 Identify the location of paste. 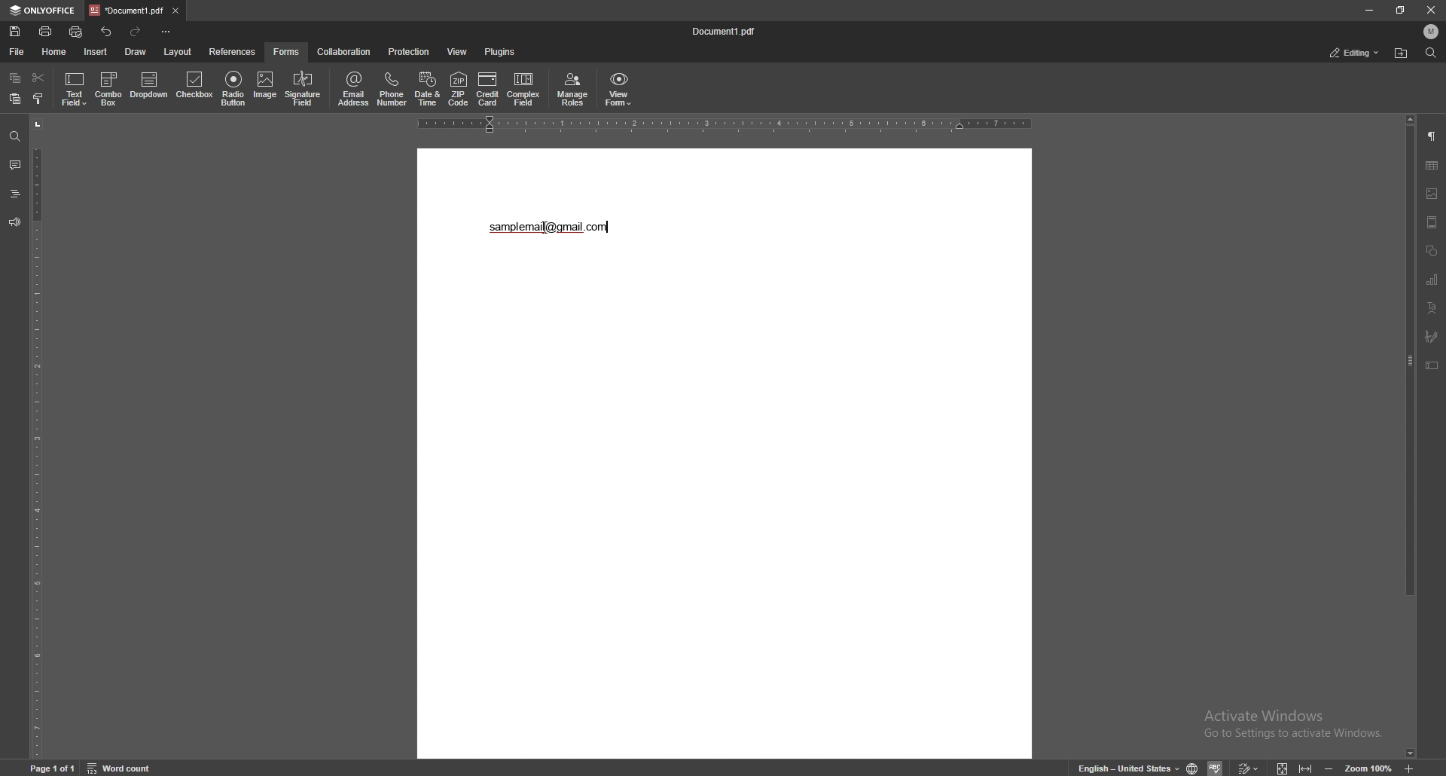
(14, 99).